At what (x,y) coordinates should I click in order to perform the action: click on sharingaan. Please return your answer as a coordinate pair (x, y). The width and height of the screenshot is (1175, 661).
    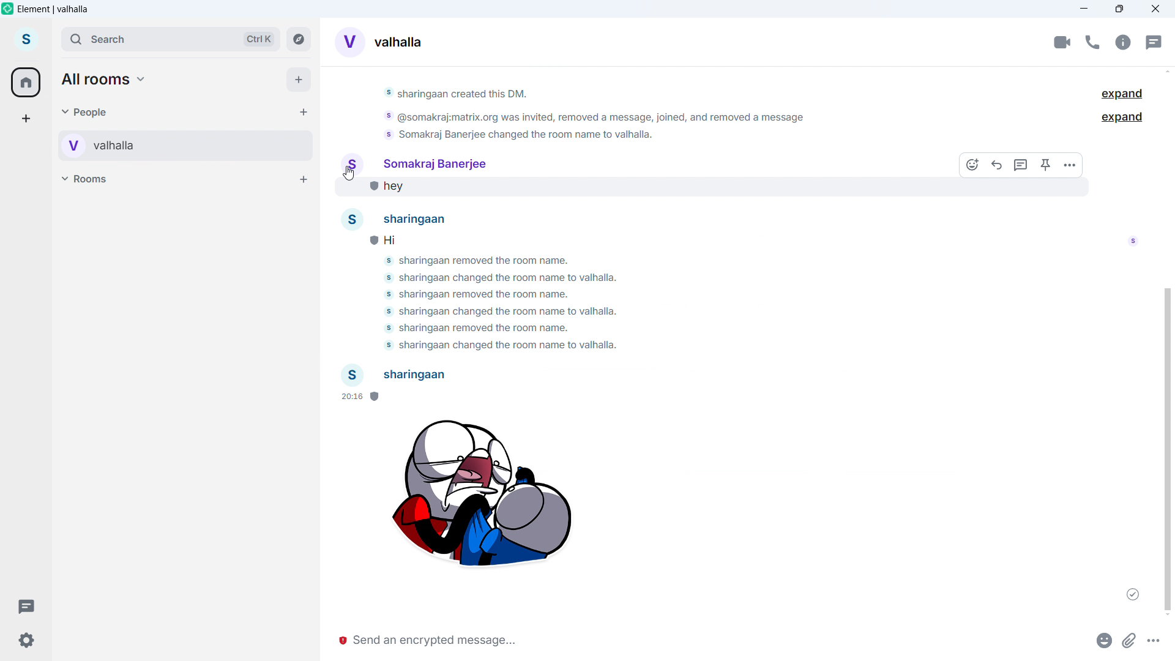
    Looking at the image, I should click on (401, 219).